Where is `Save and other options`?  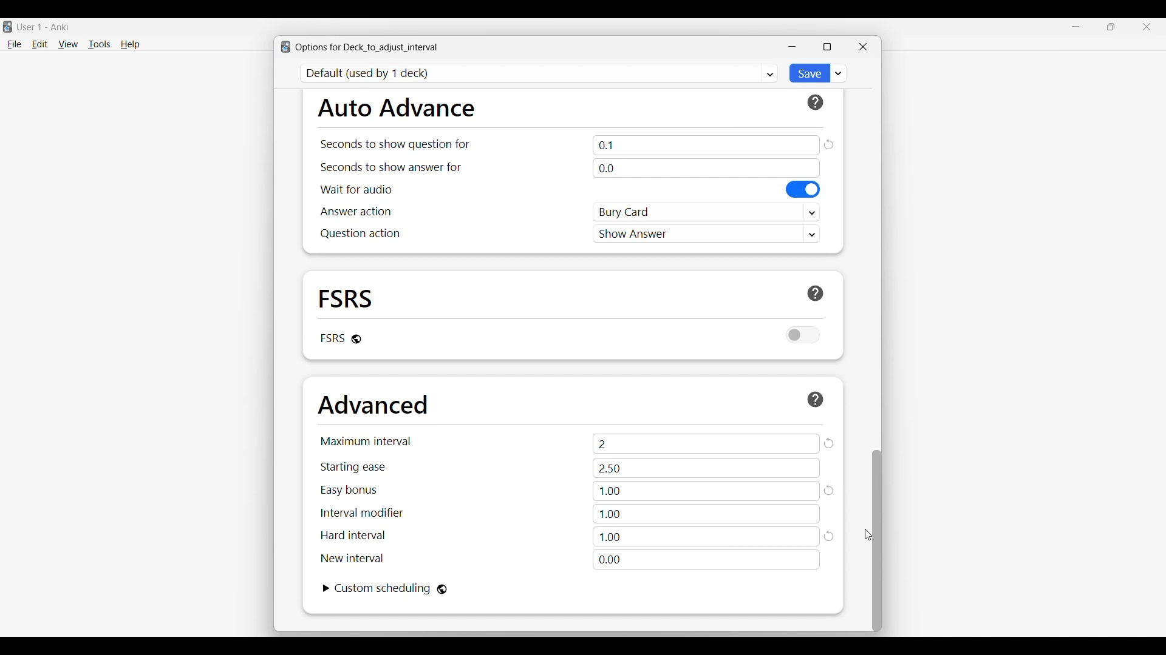
Save and other options is located at coordinates (839, 73).